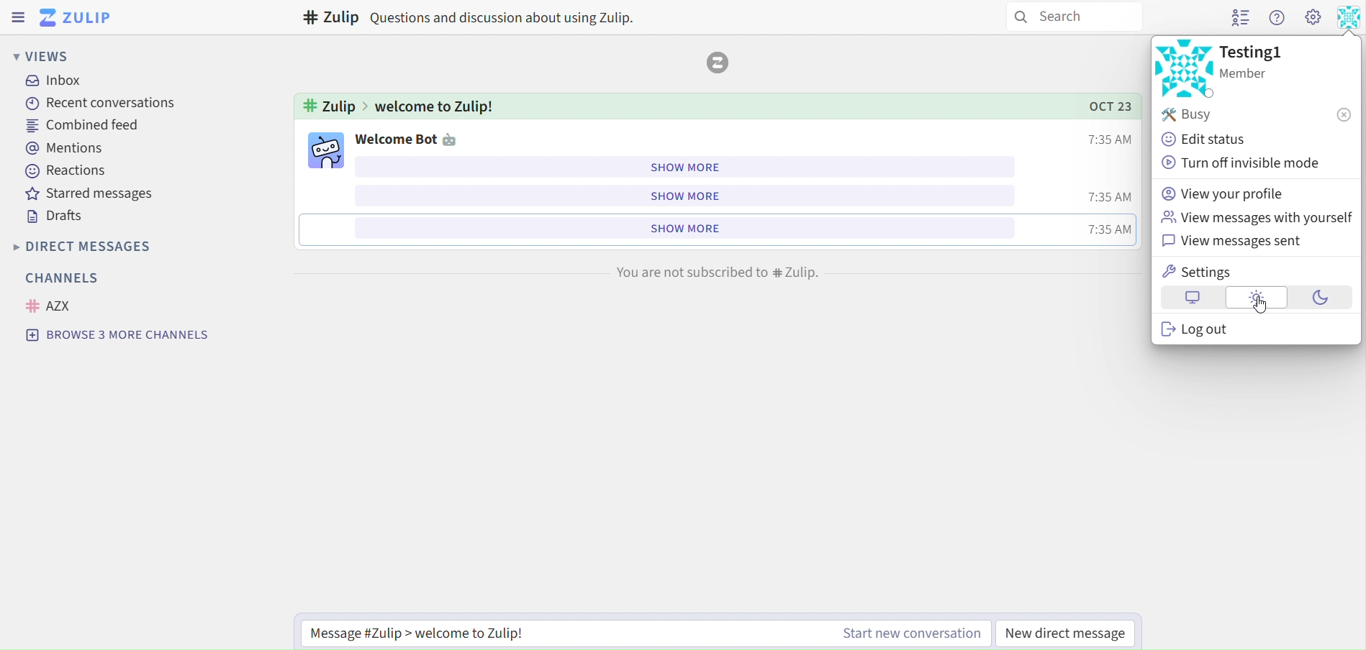 Image resolution: width=1366 pixels, height=650 pixels. I want to click on show more, so click(685, 229).